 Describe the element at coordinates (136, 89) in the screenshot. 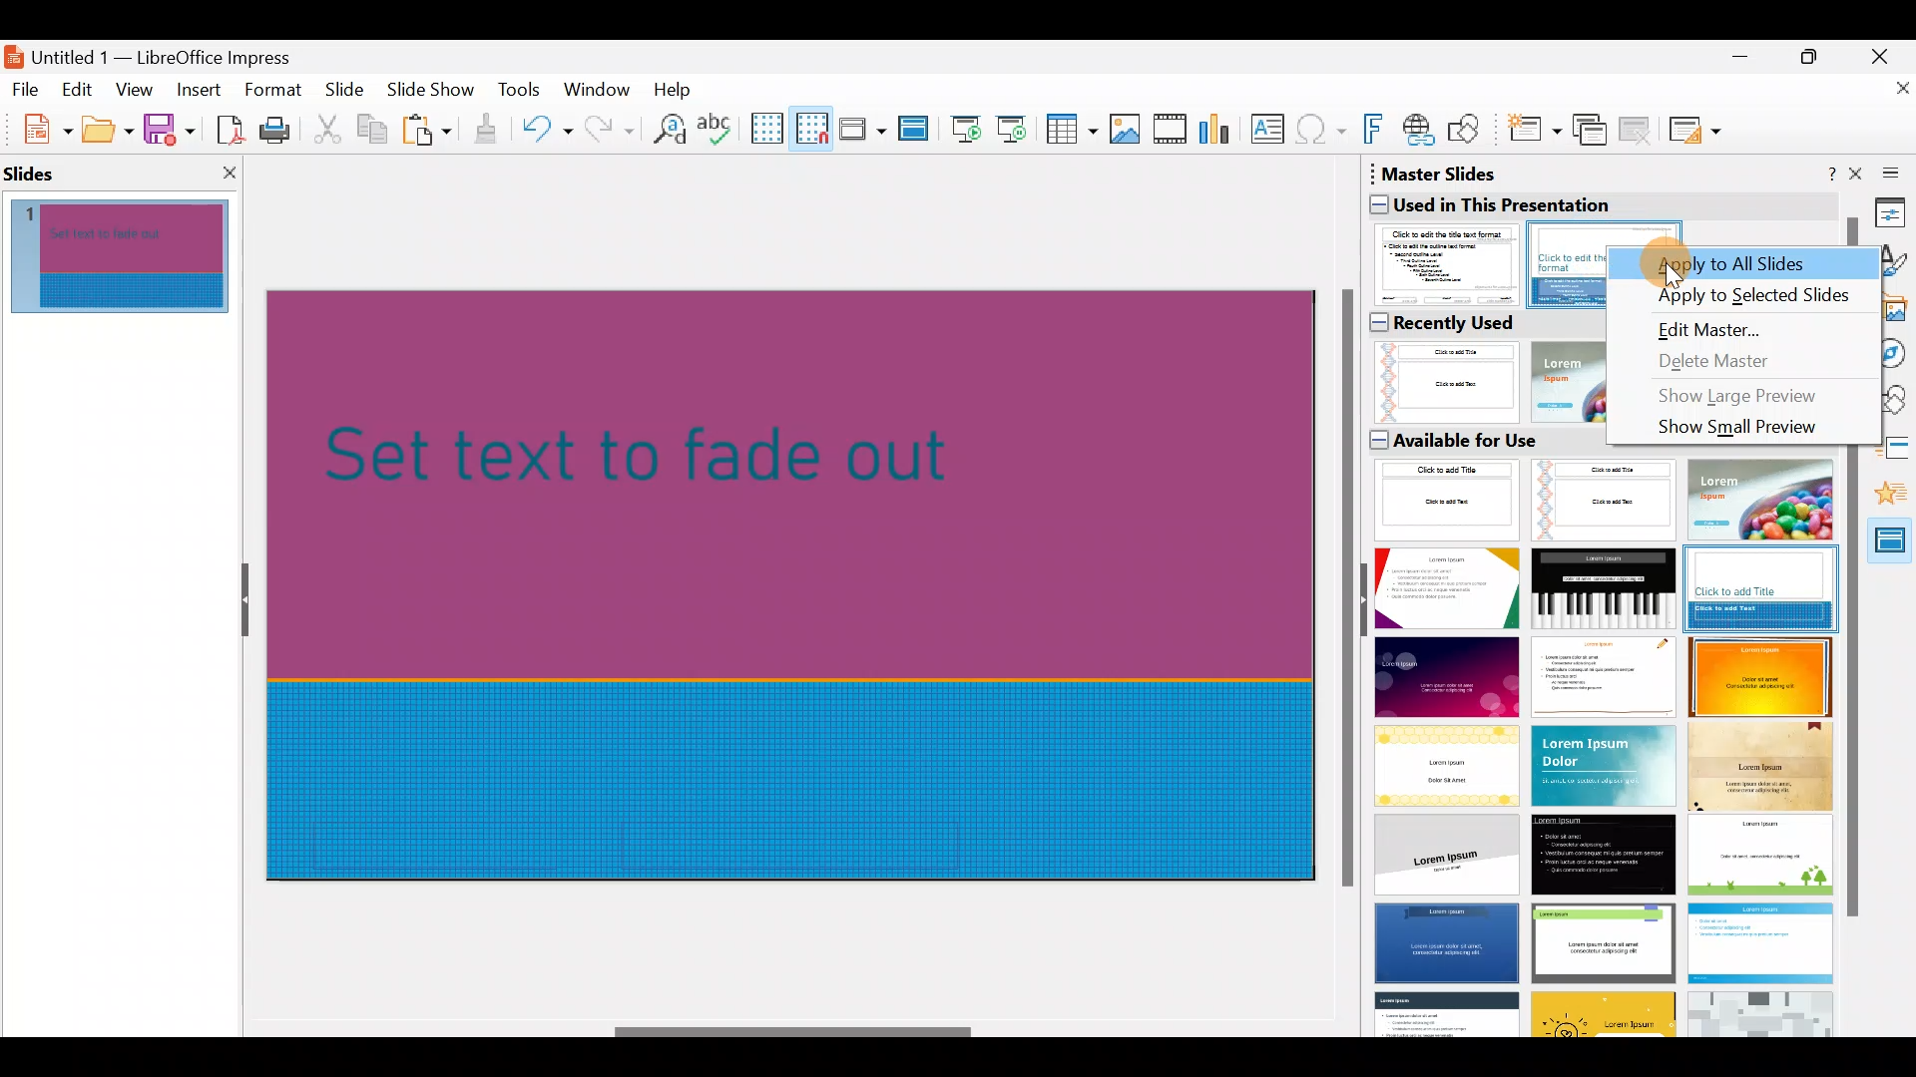

I see `View` at that location.